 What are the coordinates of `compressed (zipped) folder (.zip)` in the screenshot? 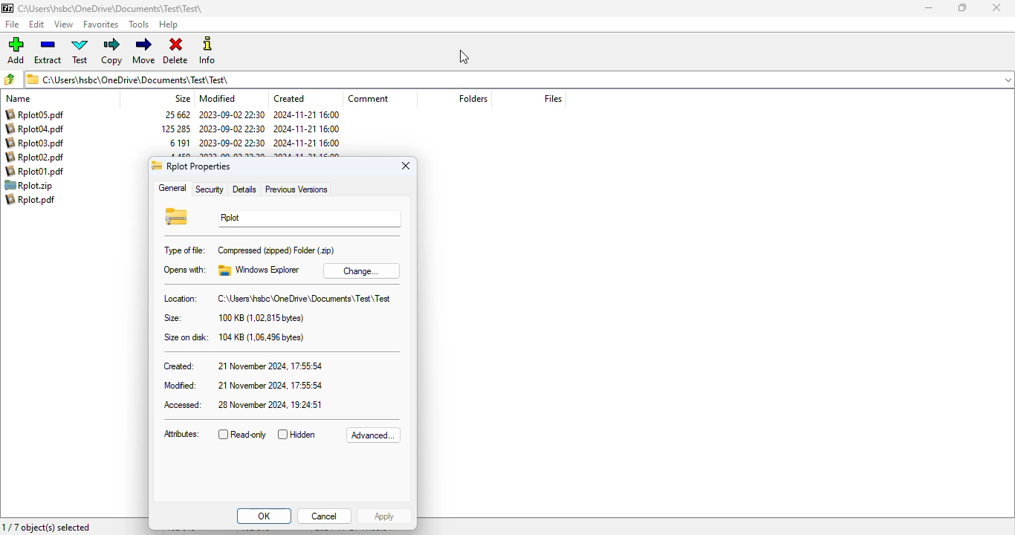 It's located at (277, 250).